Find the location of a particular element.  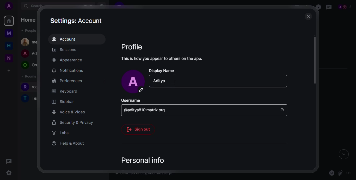

notifications is located at coordinates (68, 70).